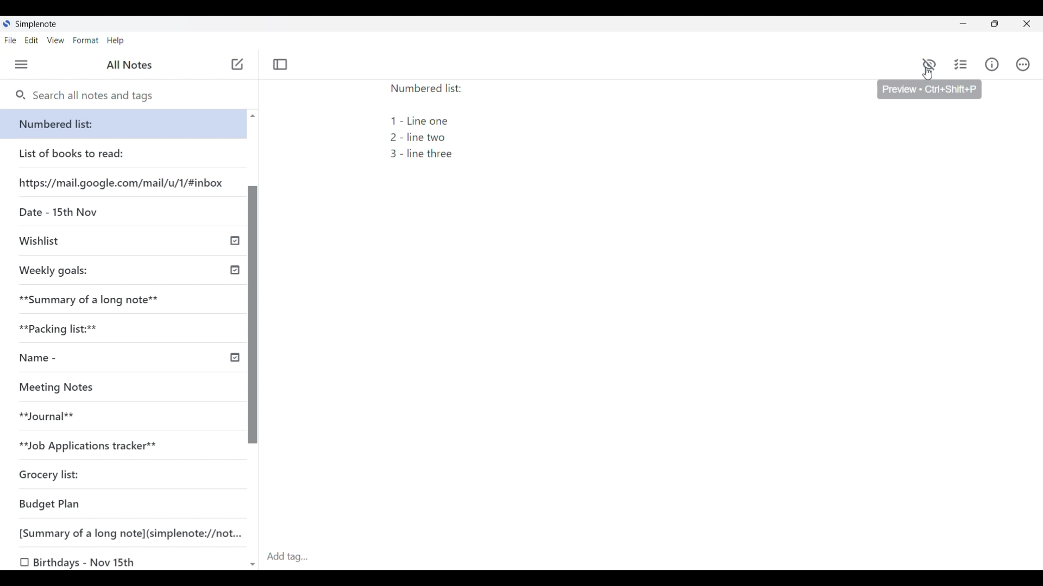 Image resolution: width=1043 pixels, height=586 pixels. What do you see at coordinates (929, 64) in the screenshot?
I see `Indicates markdown preview is on` at bounding box center [929, 64].